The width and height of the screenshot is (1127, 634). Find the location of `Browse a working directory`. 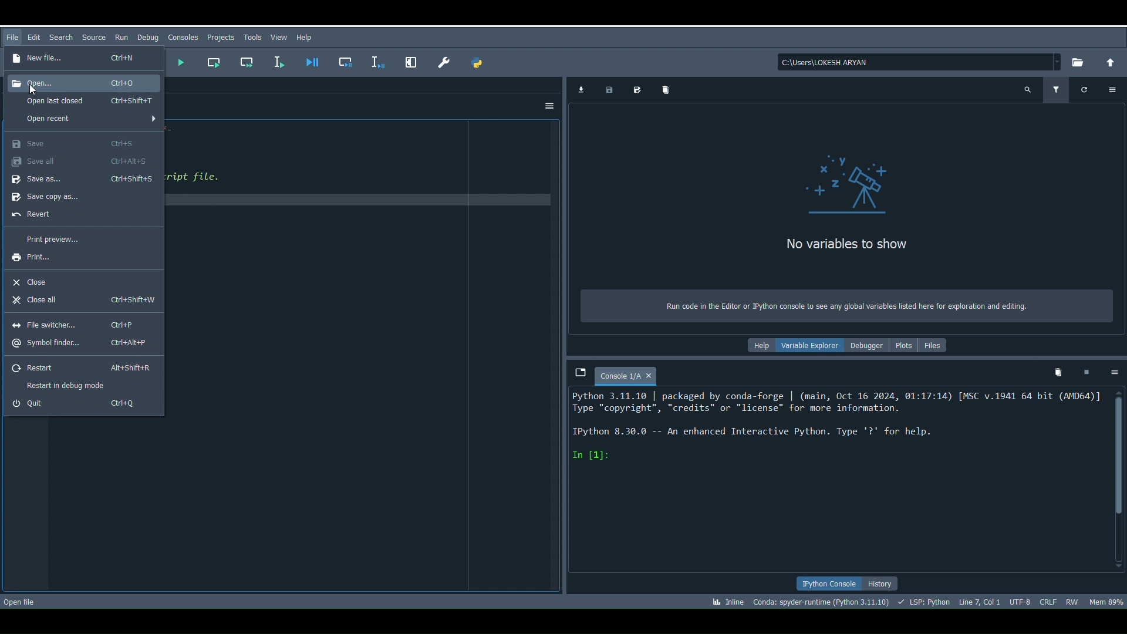

Browse a working directory is located at coordinates (1079, 62).